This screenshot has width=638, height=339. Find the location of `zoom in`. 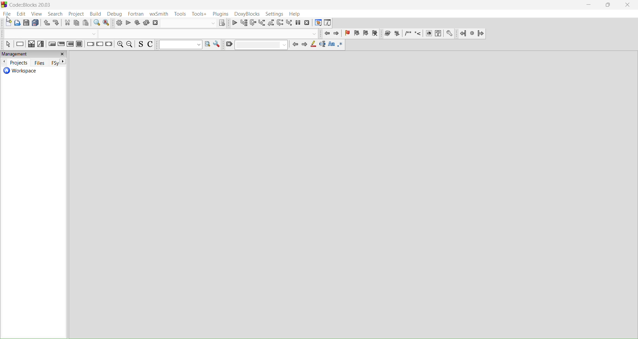

zoom in is located at coordinates (120, 46).